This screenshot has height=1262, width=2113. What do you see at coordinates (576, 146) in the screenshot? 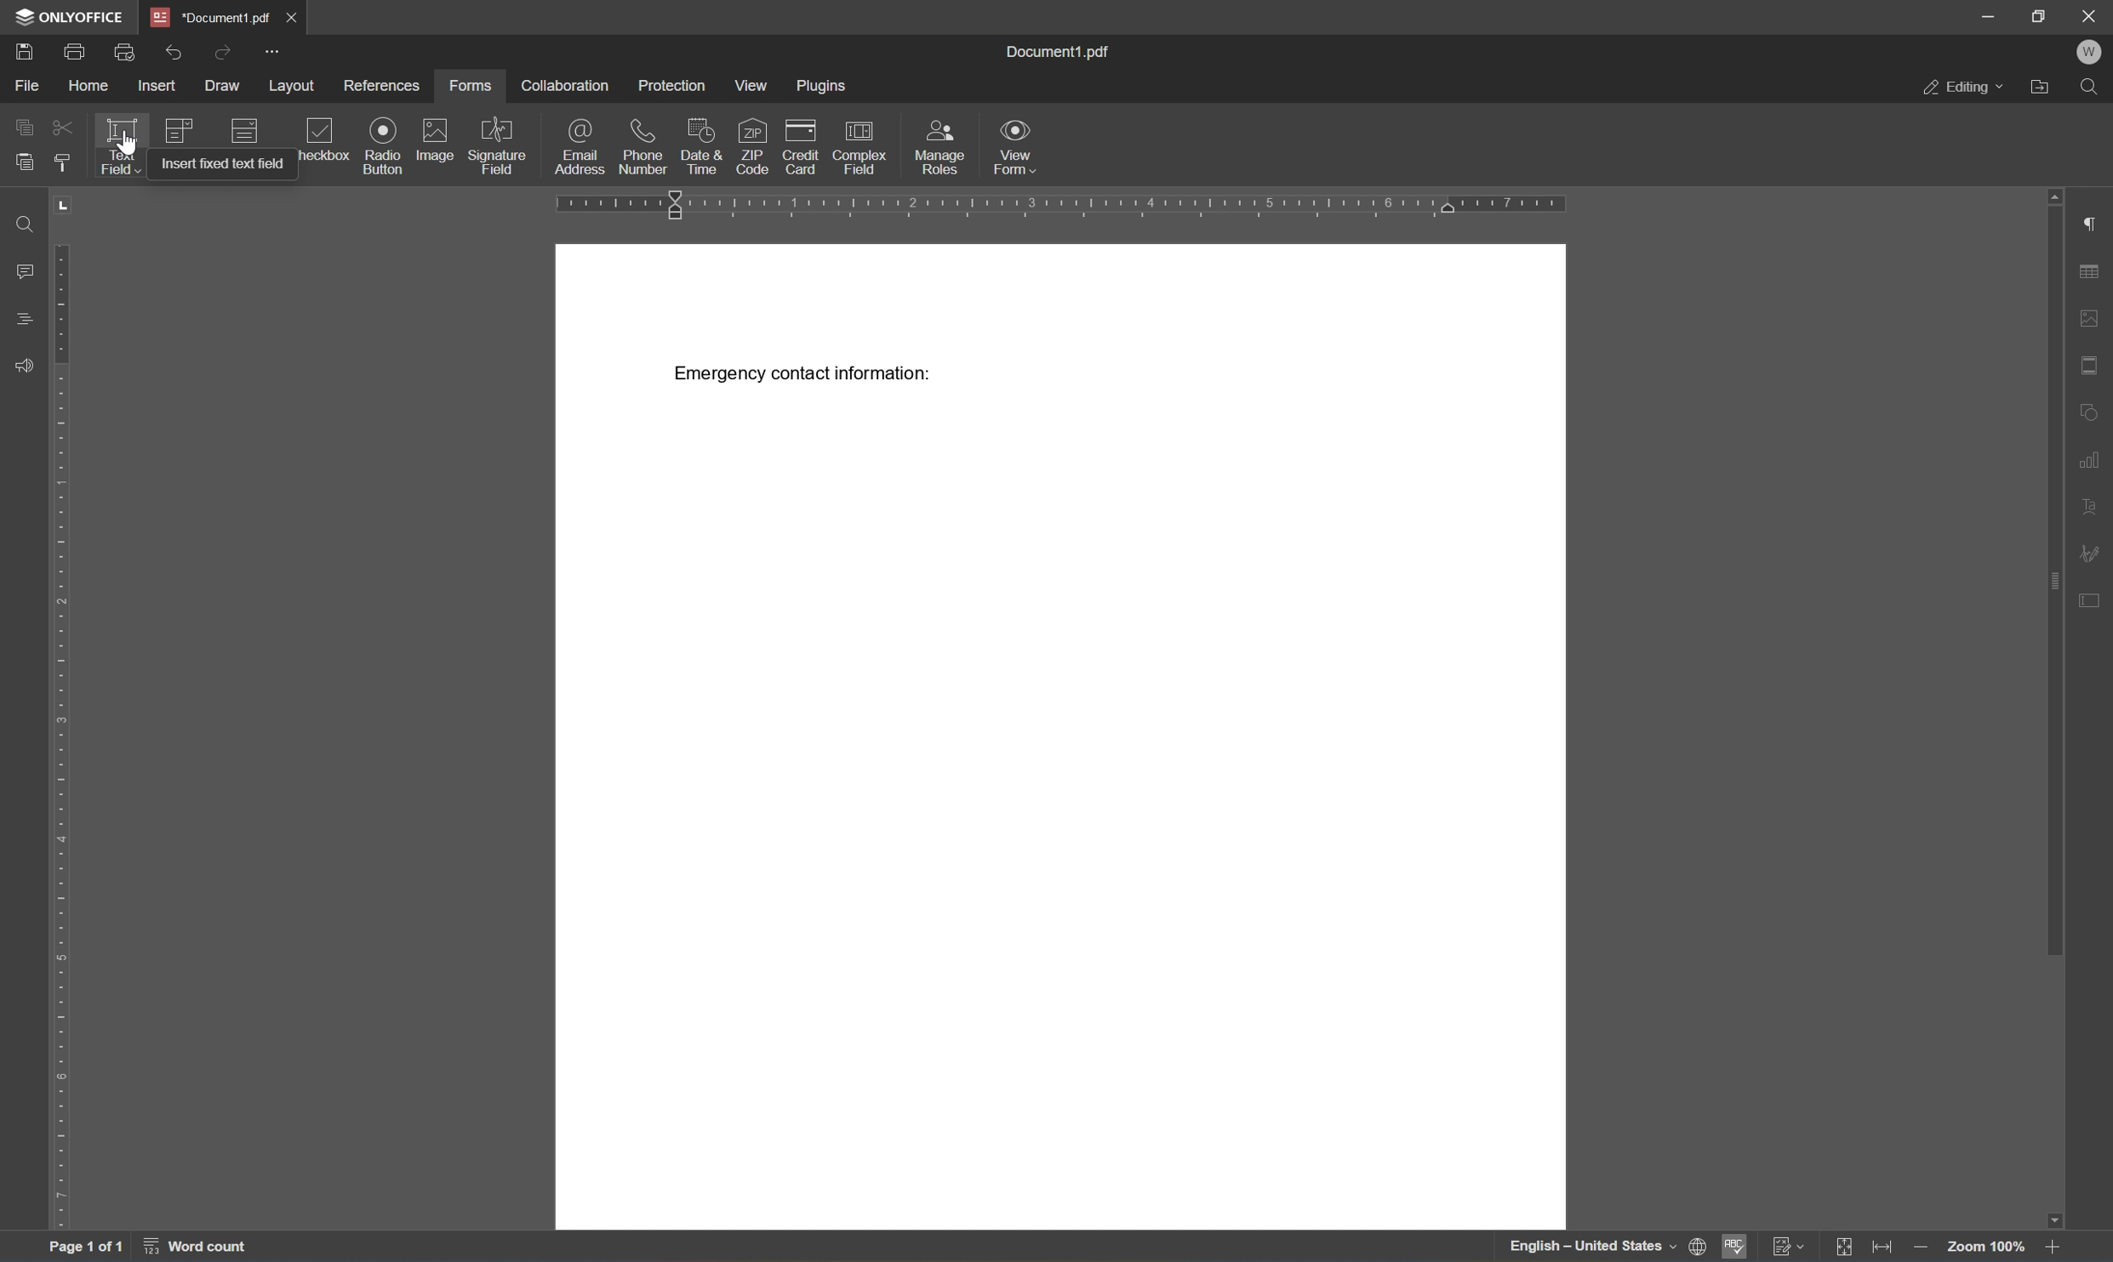
I see `email address` at bounding box center [576, 146].